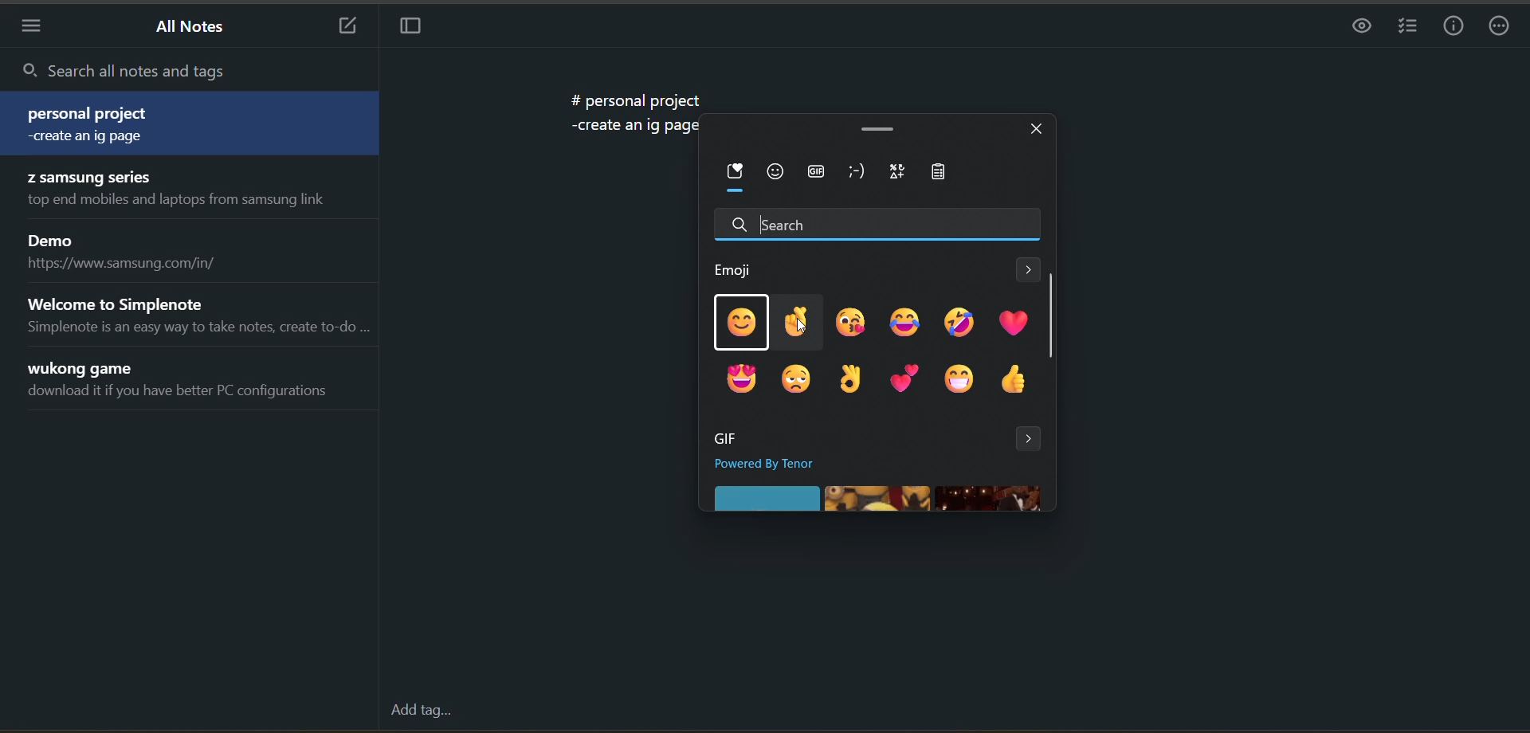 The image size is (1530, 733). I want to click on note title and preview, so click(185, 190).